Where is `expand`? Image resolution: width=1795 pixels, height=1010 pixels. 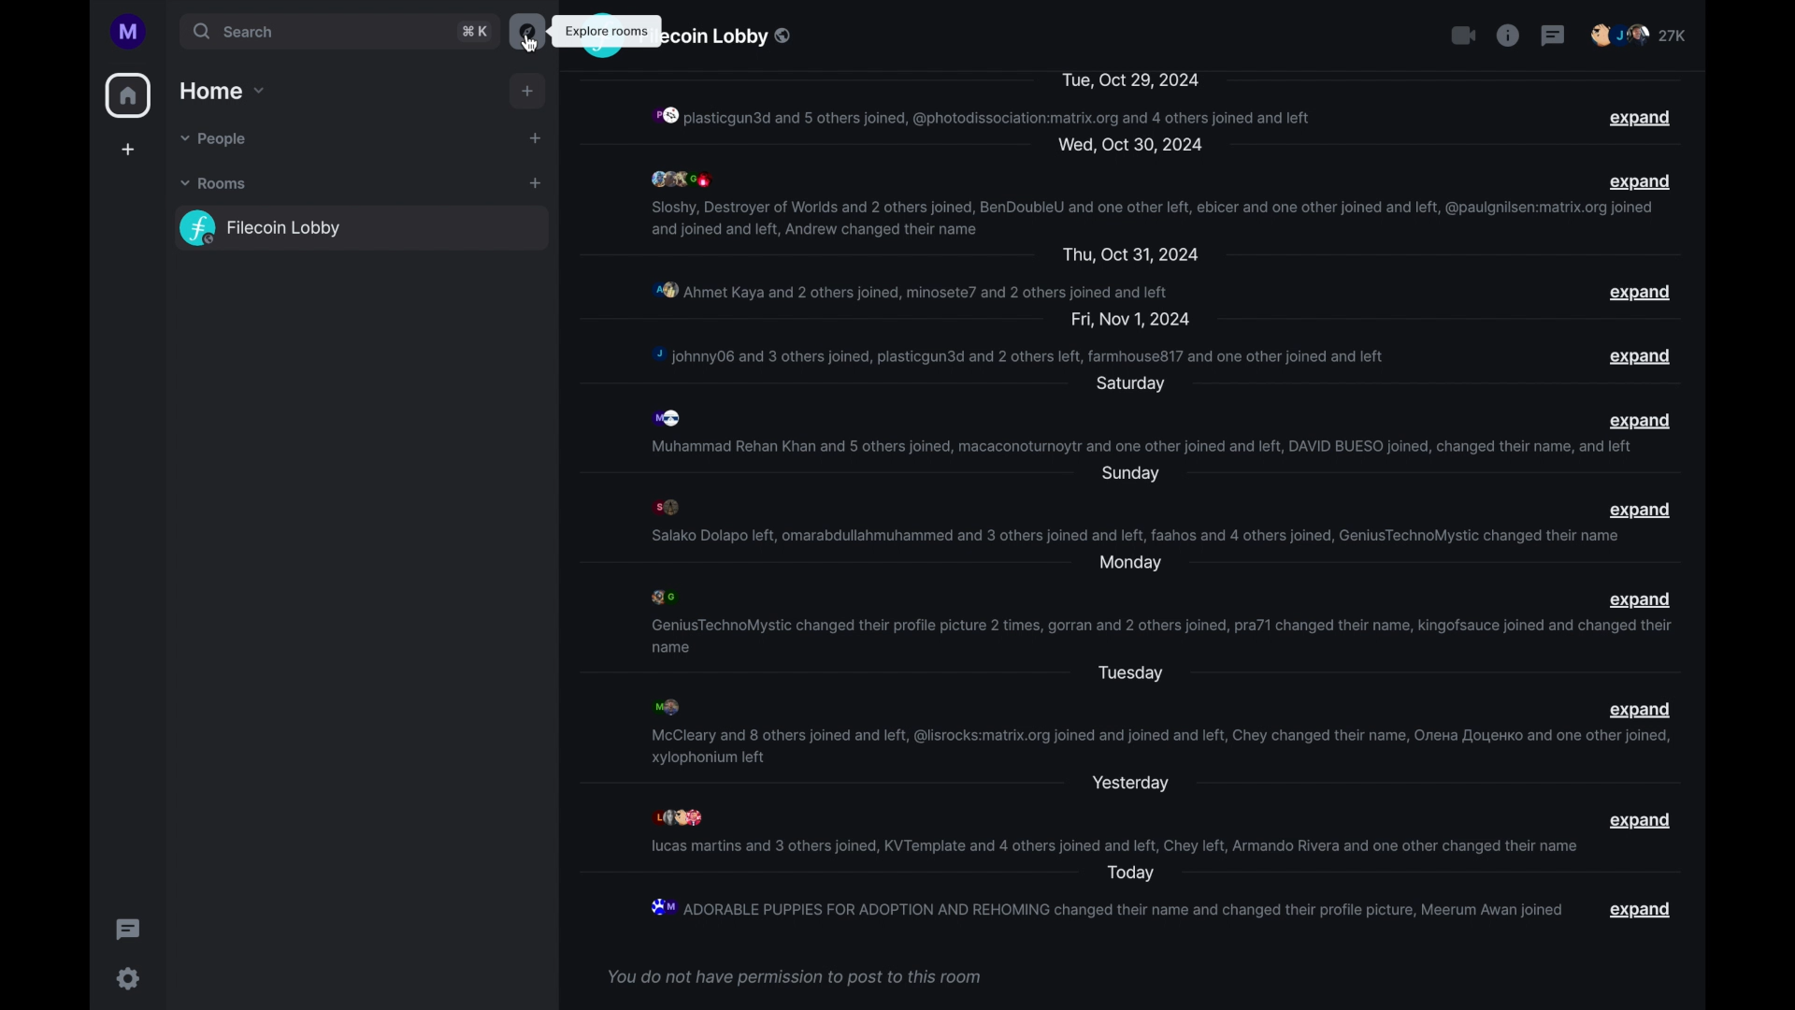
expand is located at coordinates (1640, 420).